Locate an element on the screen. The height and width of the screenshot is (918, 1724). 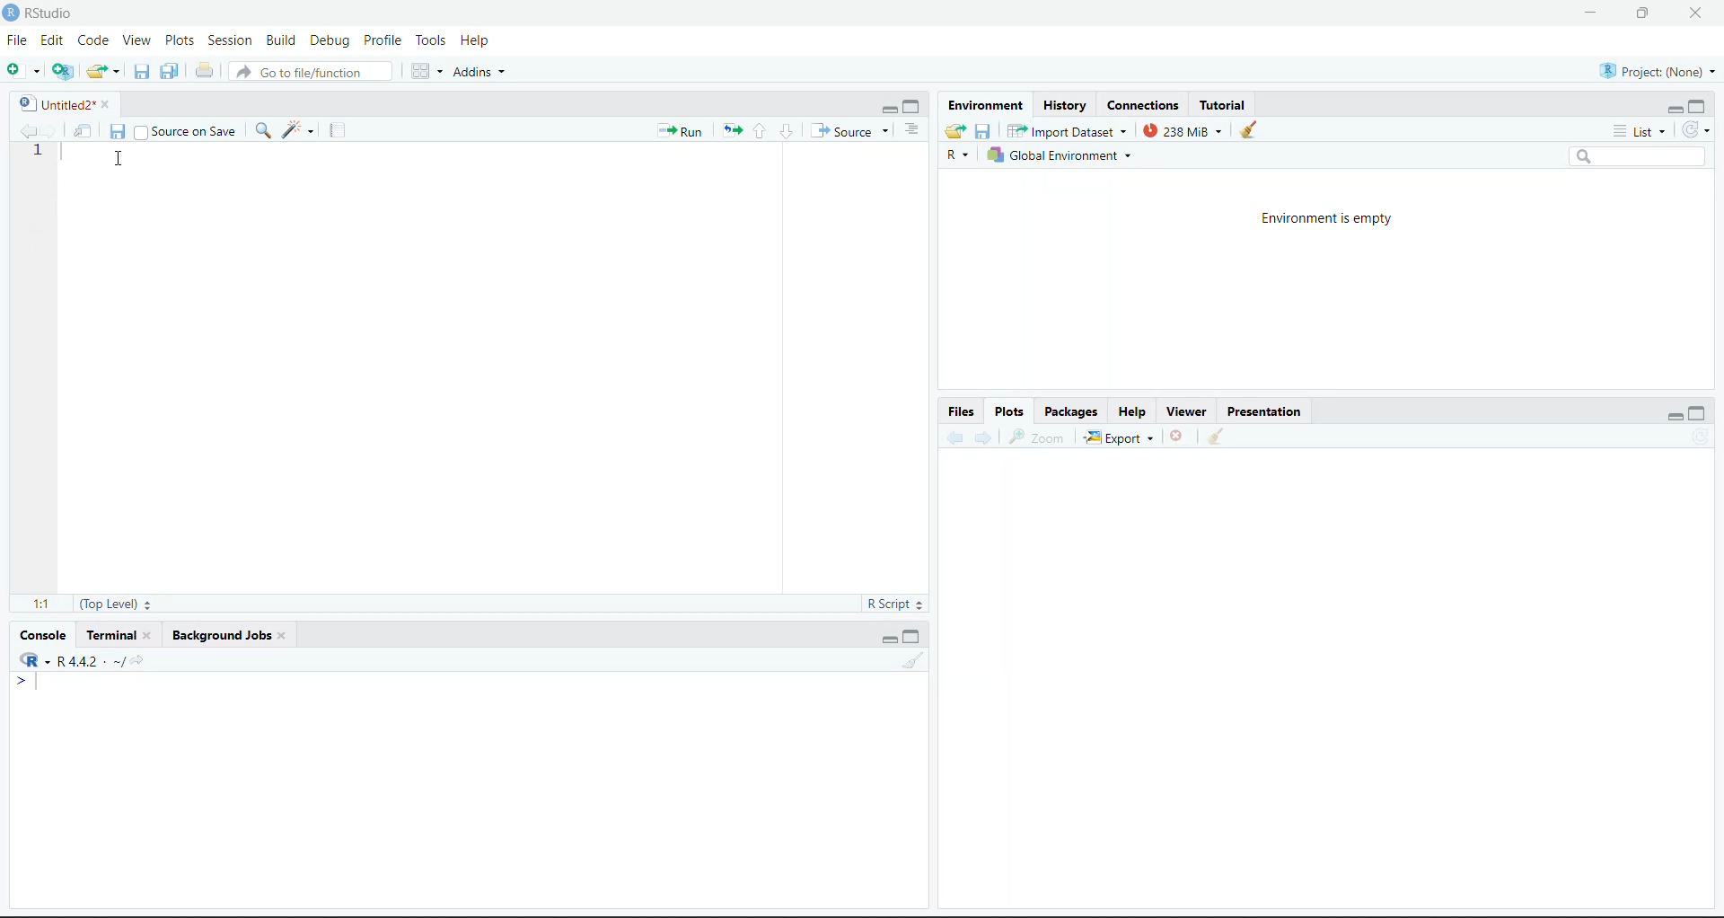
logo is located at coordinates (13, 13).